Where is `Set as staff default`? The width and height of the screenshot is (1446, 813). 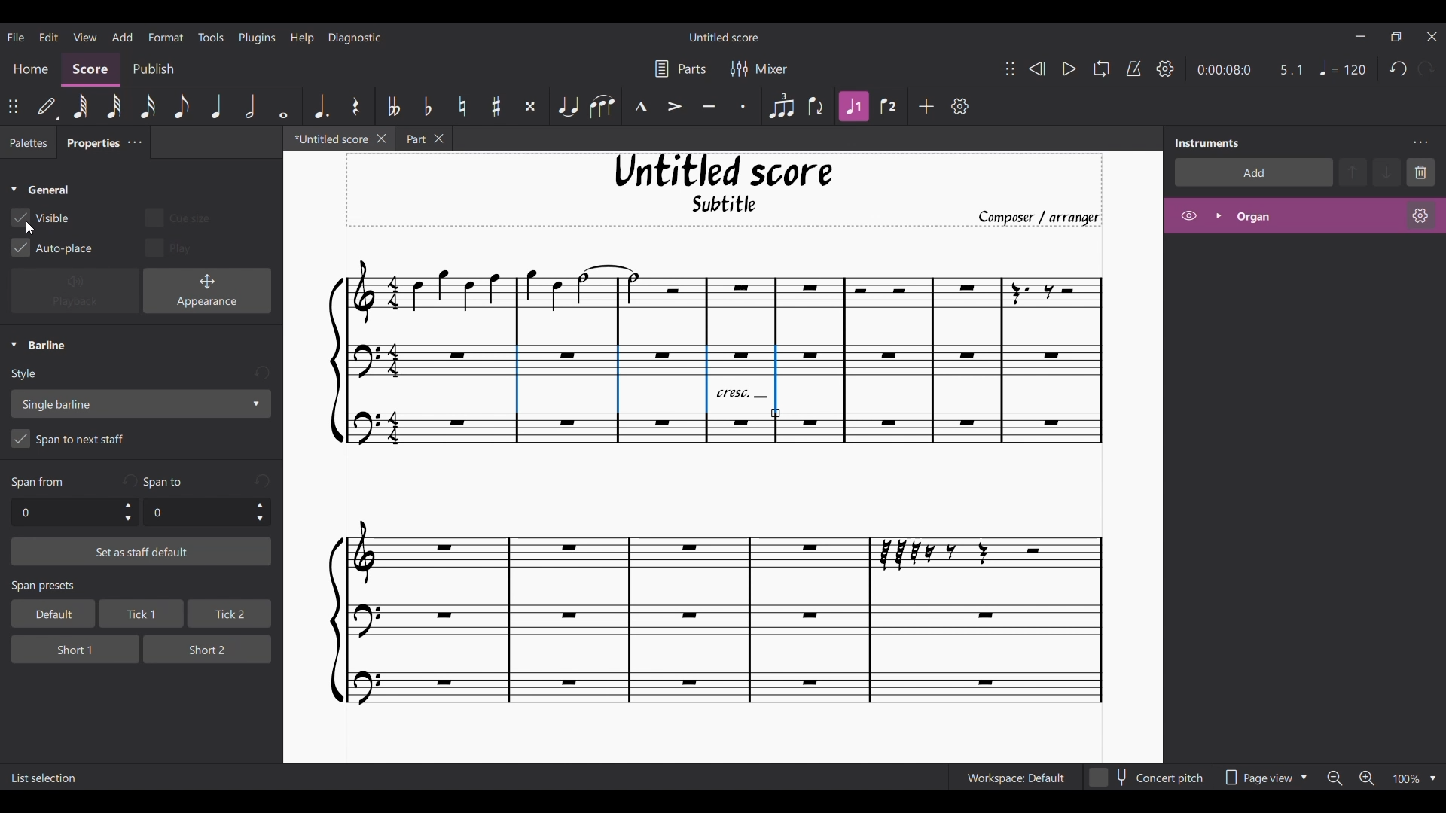 Set as staff default is located at coordinates (142, 552).